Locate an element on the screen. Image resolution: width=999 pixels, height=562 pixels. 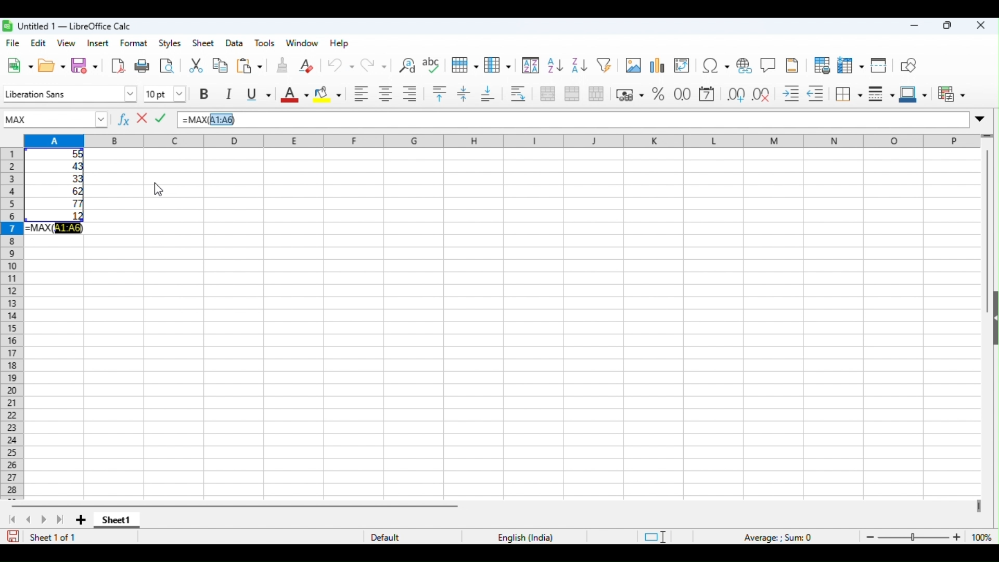
sheet1 is located at coordinates (118, 521).